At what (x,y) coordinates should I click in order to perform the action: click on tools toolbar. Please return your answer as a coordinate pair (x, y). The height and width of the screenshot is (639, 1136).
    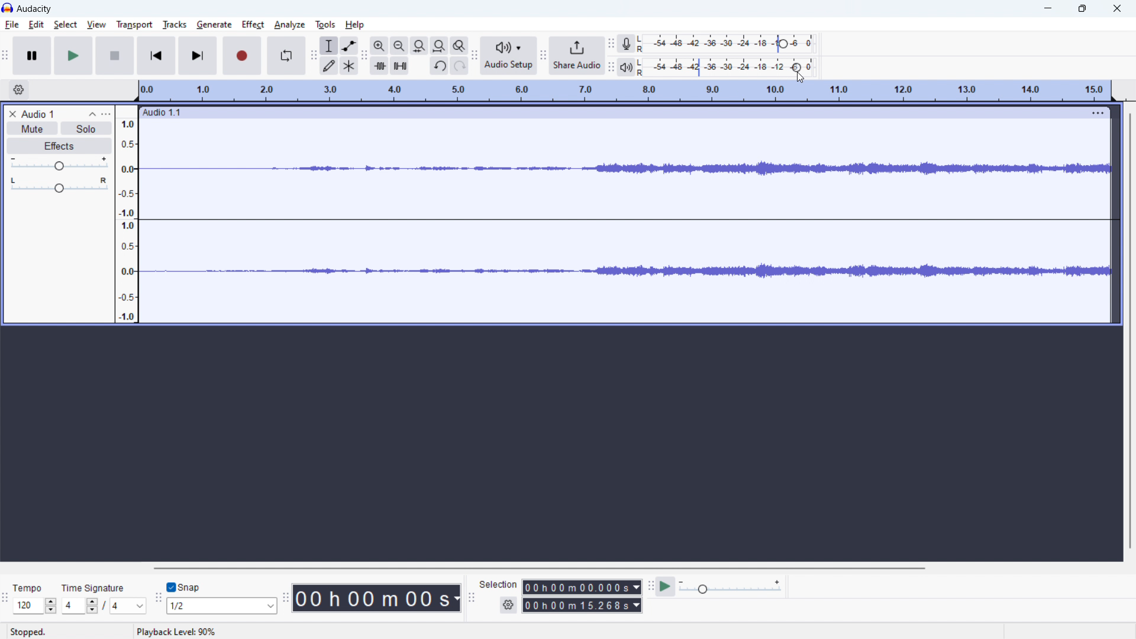
    Looking at the image, I should click on (312, 54).